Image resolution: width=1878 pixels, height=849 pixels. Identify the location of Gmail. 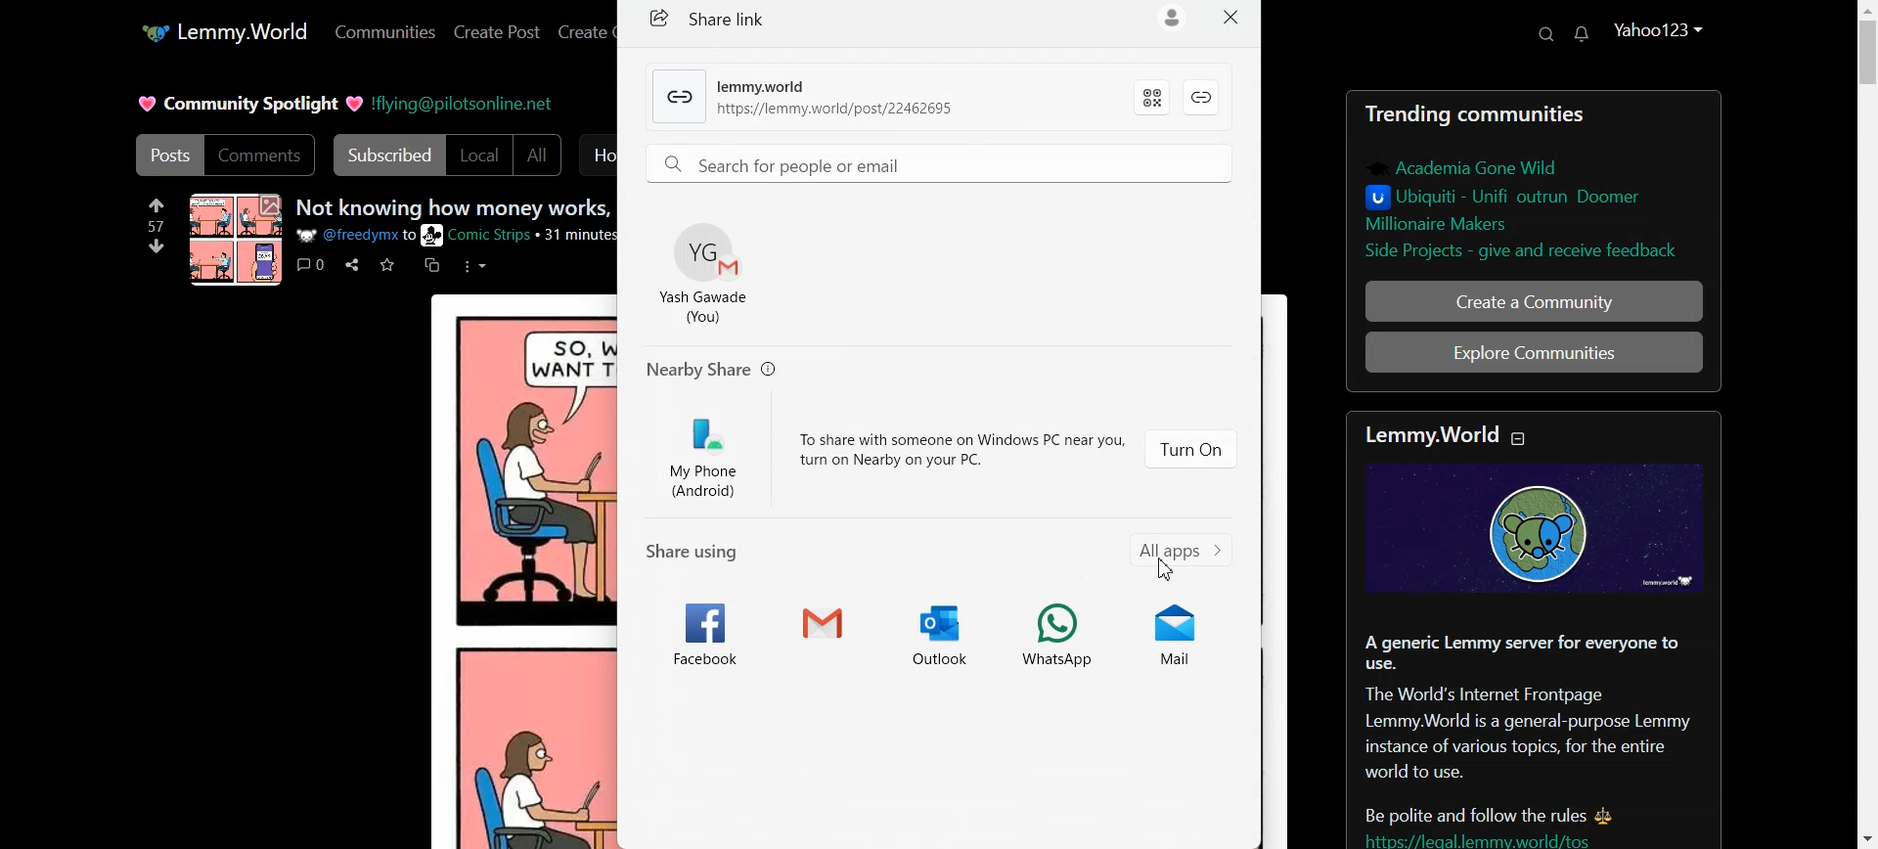
(821, 630).